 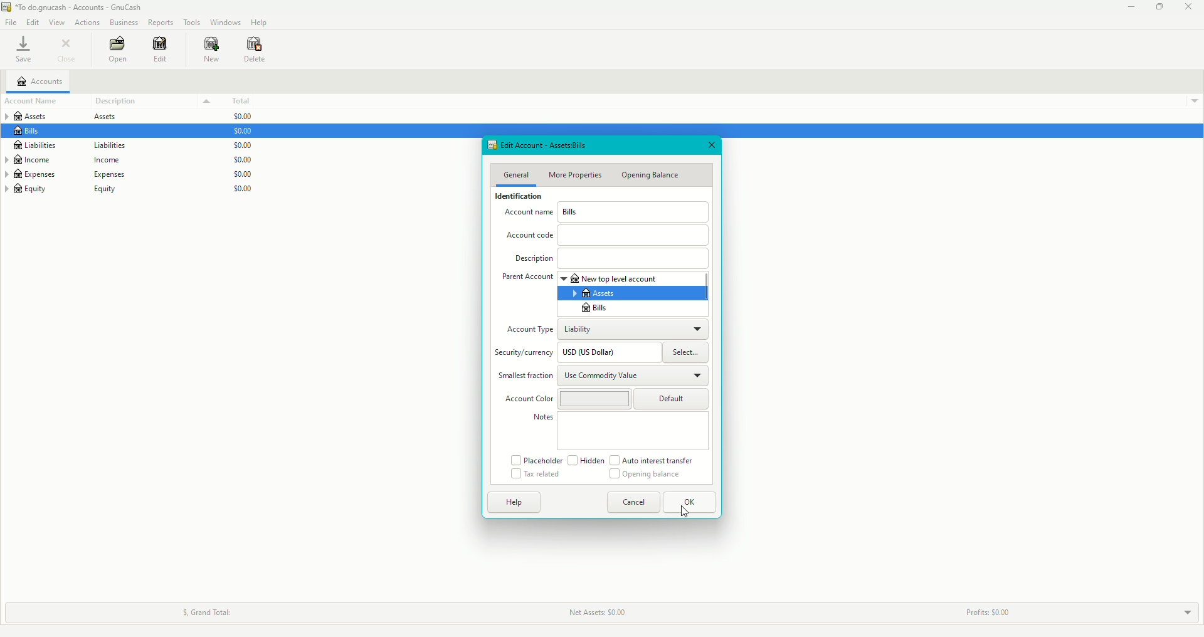 What do you see at coordinates (586, 461) in the screenshot?
I see `Hidden` at bounding box center [586, 461].